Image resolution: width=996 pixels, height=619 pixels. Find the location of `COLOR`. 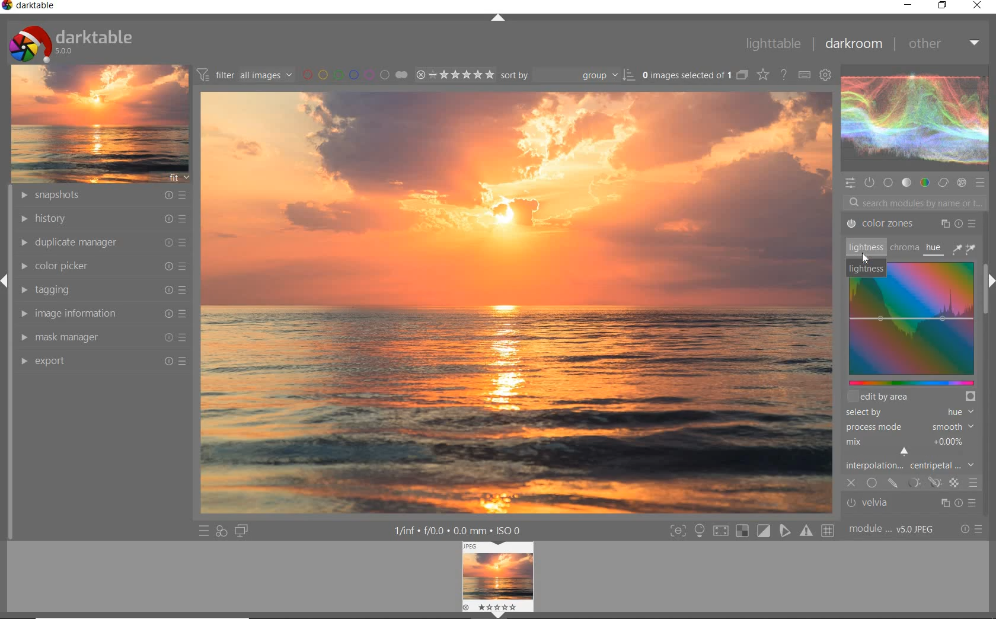

COLOR is located at coordinates (923, 183).